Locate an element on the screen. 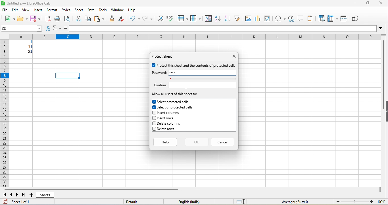 The width and height of the screenshot is (388, 205). insert columns is located at coordinates (173, 112).